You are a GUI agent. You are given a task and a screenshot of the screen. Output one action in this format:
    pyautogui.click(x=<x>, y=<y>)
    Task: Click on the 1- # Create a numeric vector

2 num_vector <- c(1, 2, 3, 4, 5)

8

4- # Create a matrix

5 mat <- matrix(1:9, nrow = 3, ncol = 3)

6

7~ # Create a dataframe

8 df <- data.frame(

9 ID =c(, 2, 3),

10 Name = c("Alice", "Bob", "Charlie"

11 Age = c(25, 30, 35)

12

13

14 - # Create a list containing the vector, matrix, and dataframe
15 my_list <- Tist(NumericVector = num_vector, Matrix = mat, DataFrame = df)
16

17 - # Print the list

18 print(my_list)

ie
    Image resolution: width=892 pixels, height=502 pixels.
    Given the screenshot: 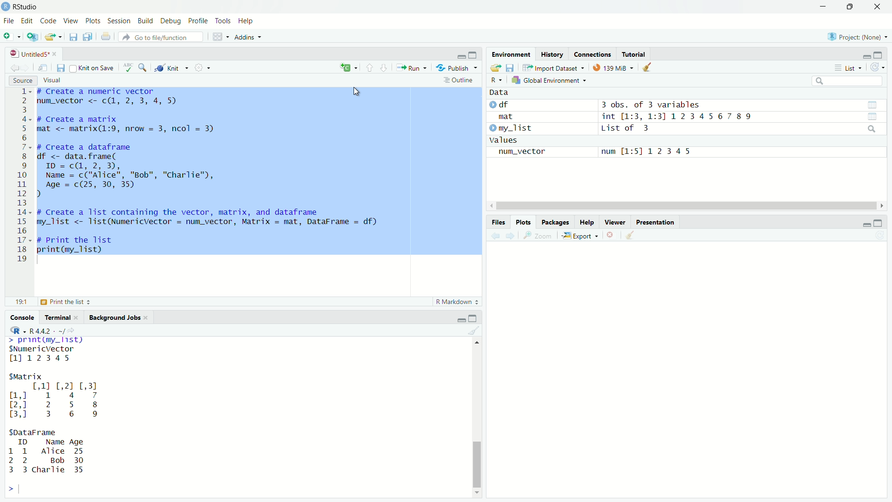 What is the action you would take?
    pyautogui.click(x=244, y=179)
    